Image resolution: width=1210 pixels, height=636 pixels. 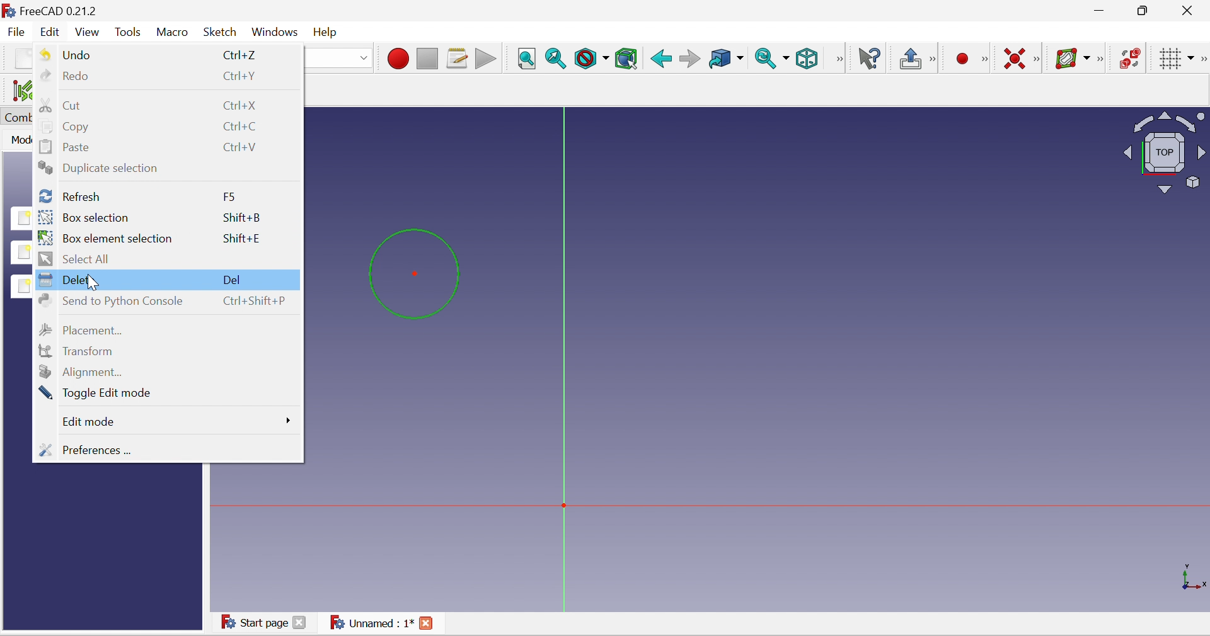 I want to click on F5, so click(x=229, y=197).